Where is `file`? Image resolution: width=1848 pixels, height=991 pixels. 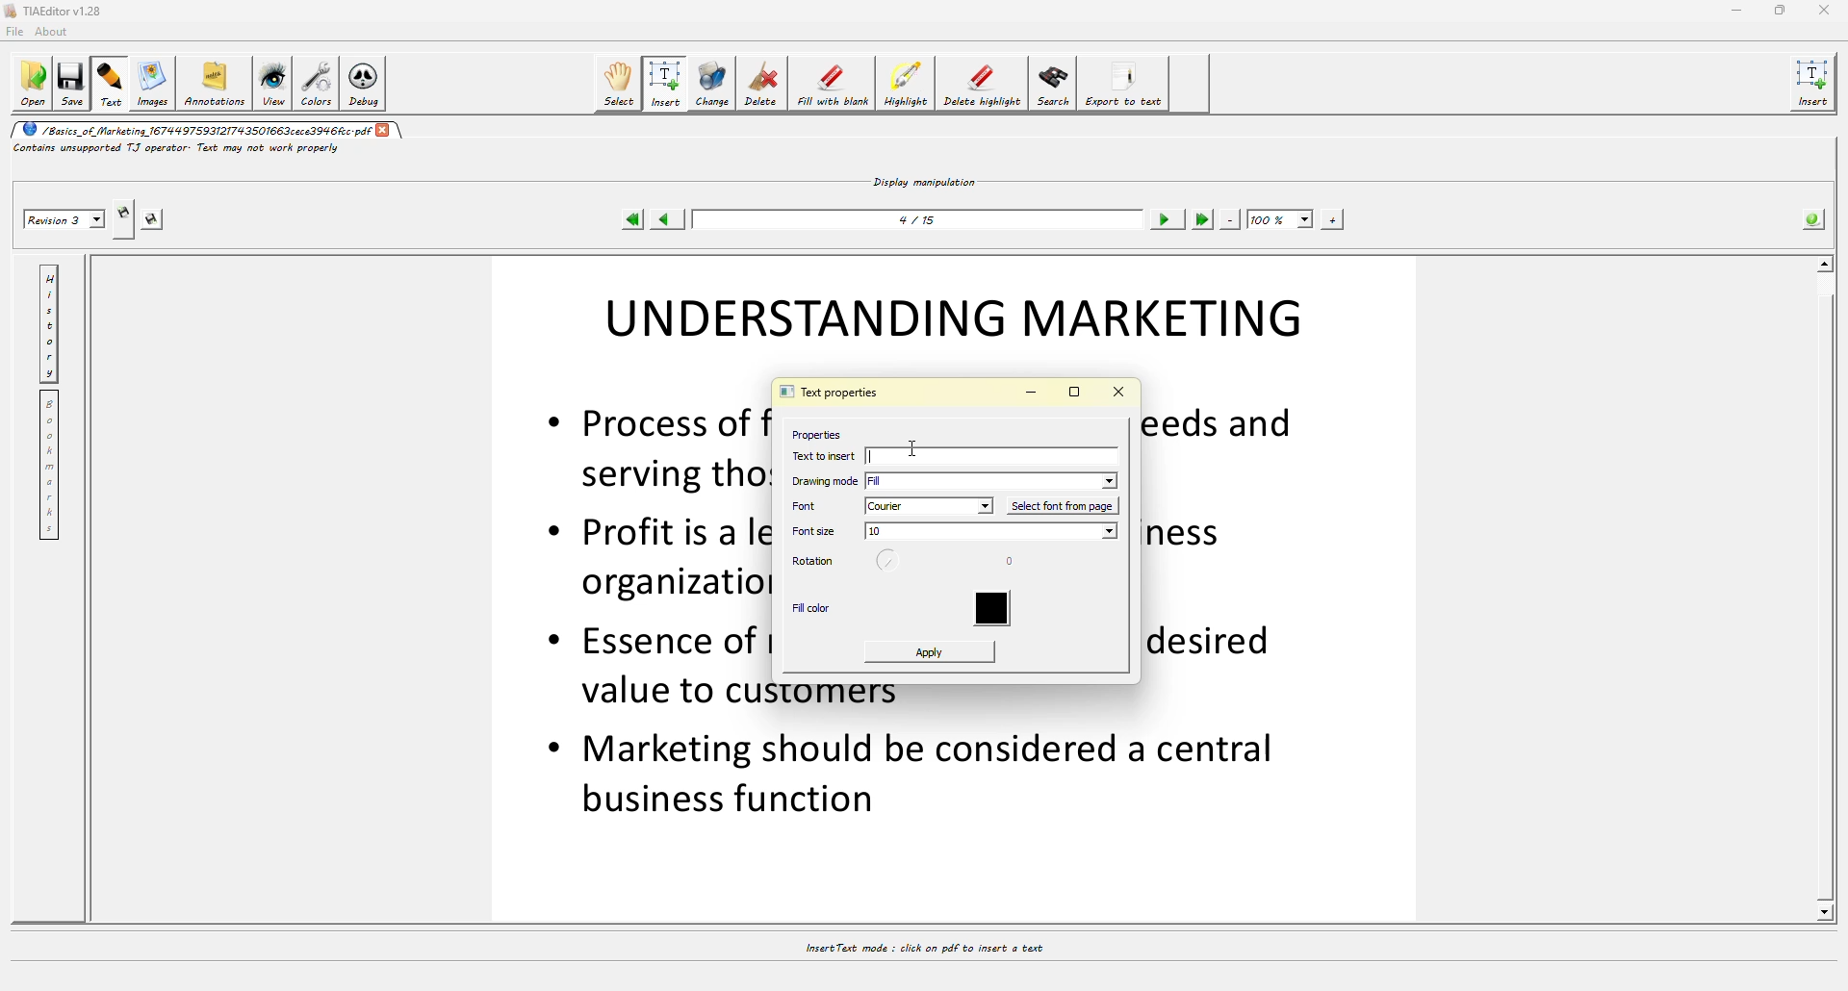
file is located at coordinates (18, 31).